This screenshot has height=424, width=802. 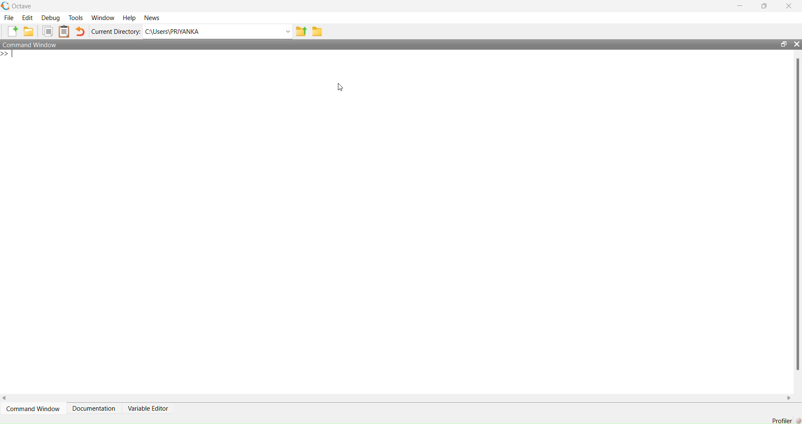 What do you see at coordinates (148, 408) in the screenshot?
I see `Variable Editor` at bounding box center [148, 408].